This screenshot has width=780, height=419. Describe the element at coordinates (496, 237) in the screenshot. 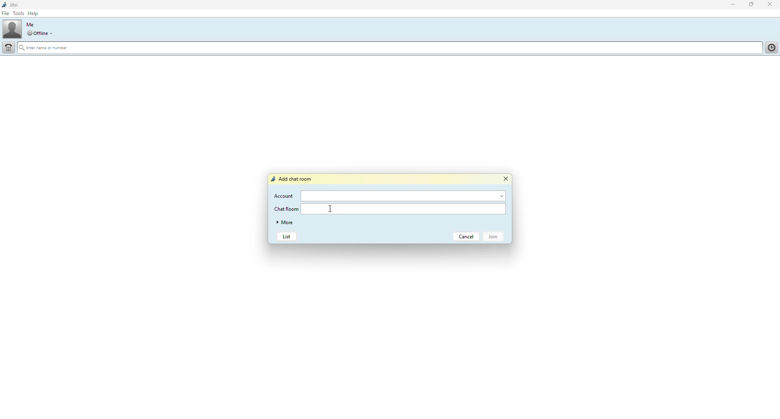

I see `join` at that location.